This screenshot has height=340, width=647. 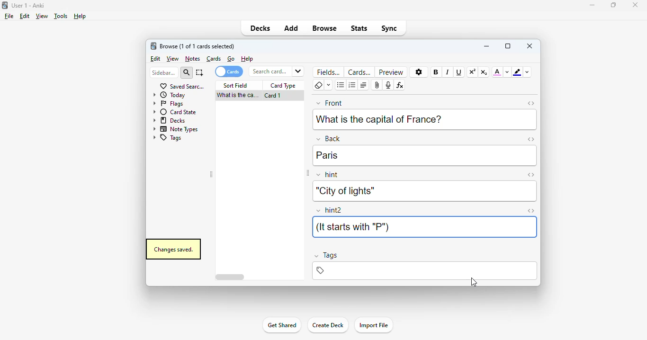 I want to click on change color, so click(x=507, y=72).